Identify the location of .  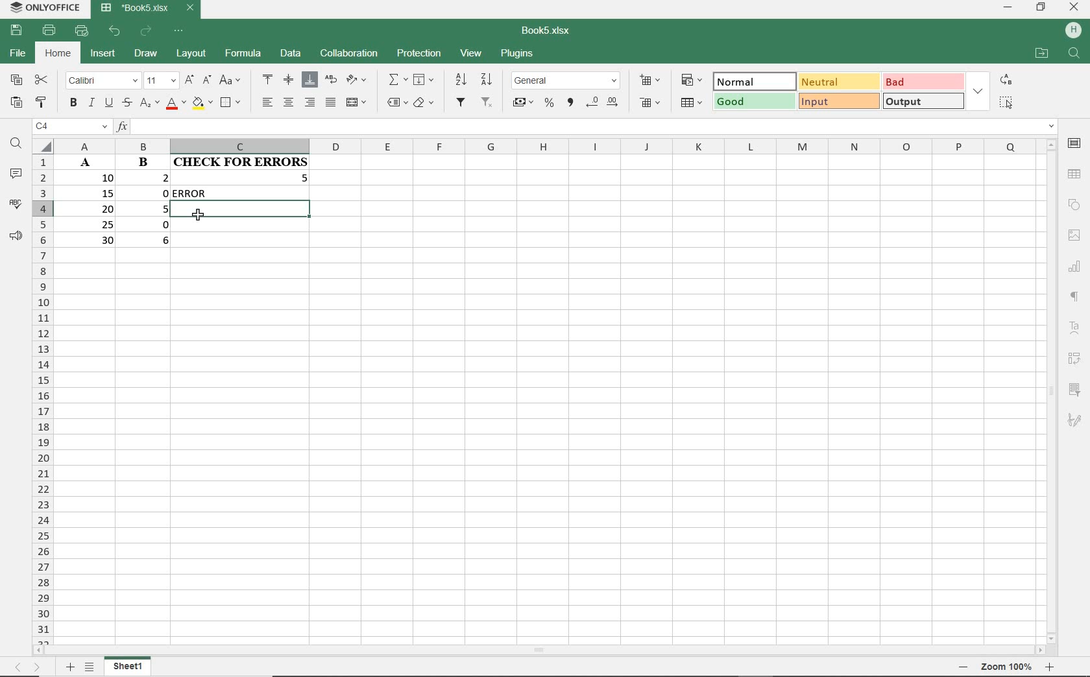
(1076, 297).